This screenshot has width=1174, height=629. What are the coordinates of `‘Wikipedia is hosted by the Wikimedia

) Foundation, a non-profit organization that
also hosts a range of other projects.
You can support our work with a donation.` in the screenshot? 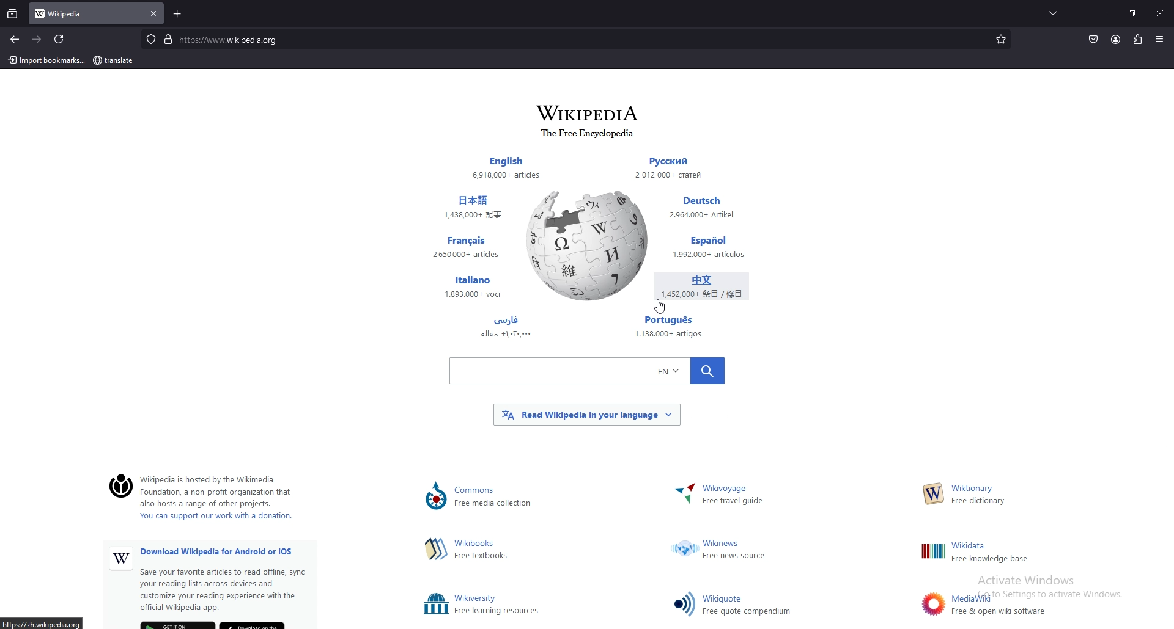 It's located at (226, 500).